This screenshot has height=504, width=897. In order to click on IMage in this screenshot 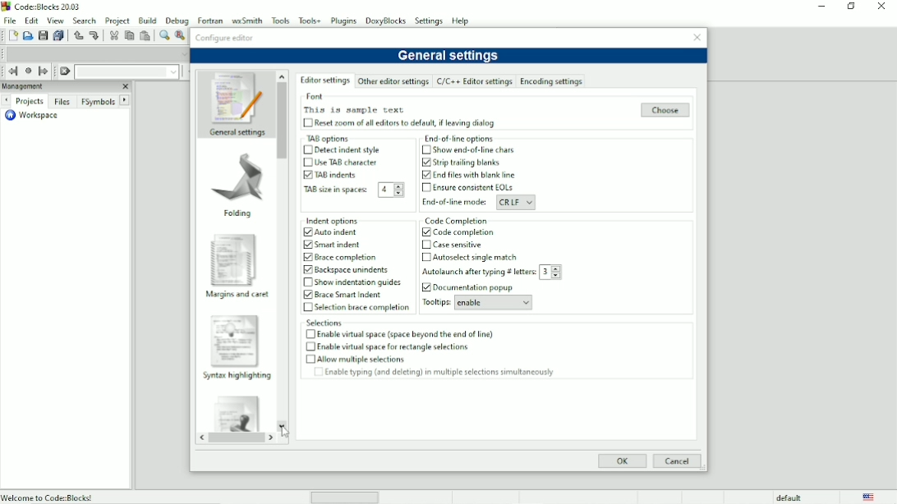, I will do `click(235, 412)`.